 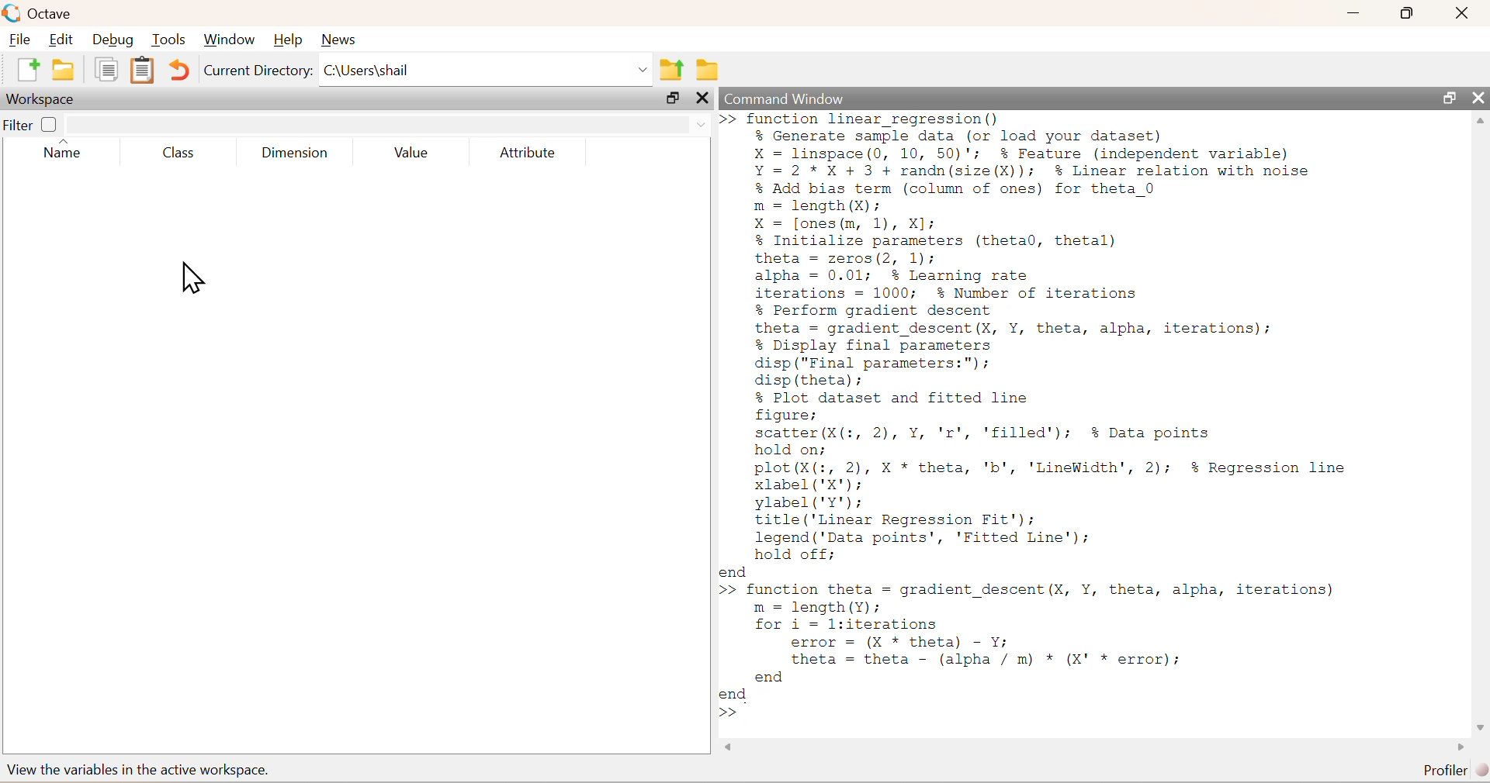 What do you see at coordinates (1461, 13) in the screenshot?
I see `close` at bounding box center [1461, 13].